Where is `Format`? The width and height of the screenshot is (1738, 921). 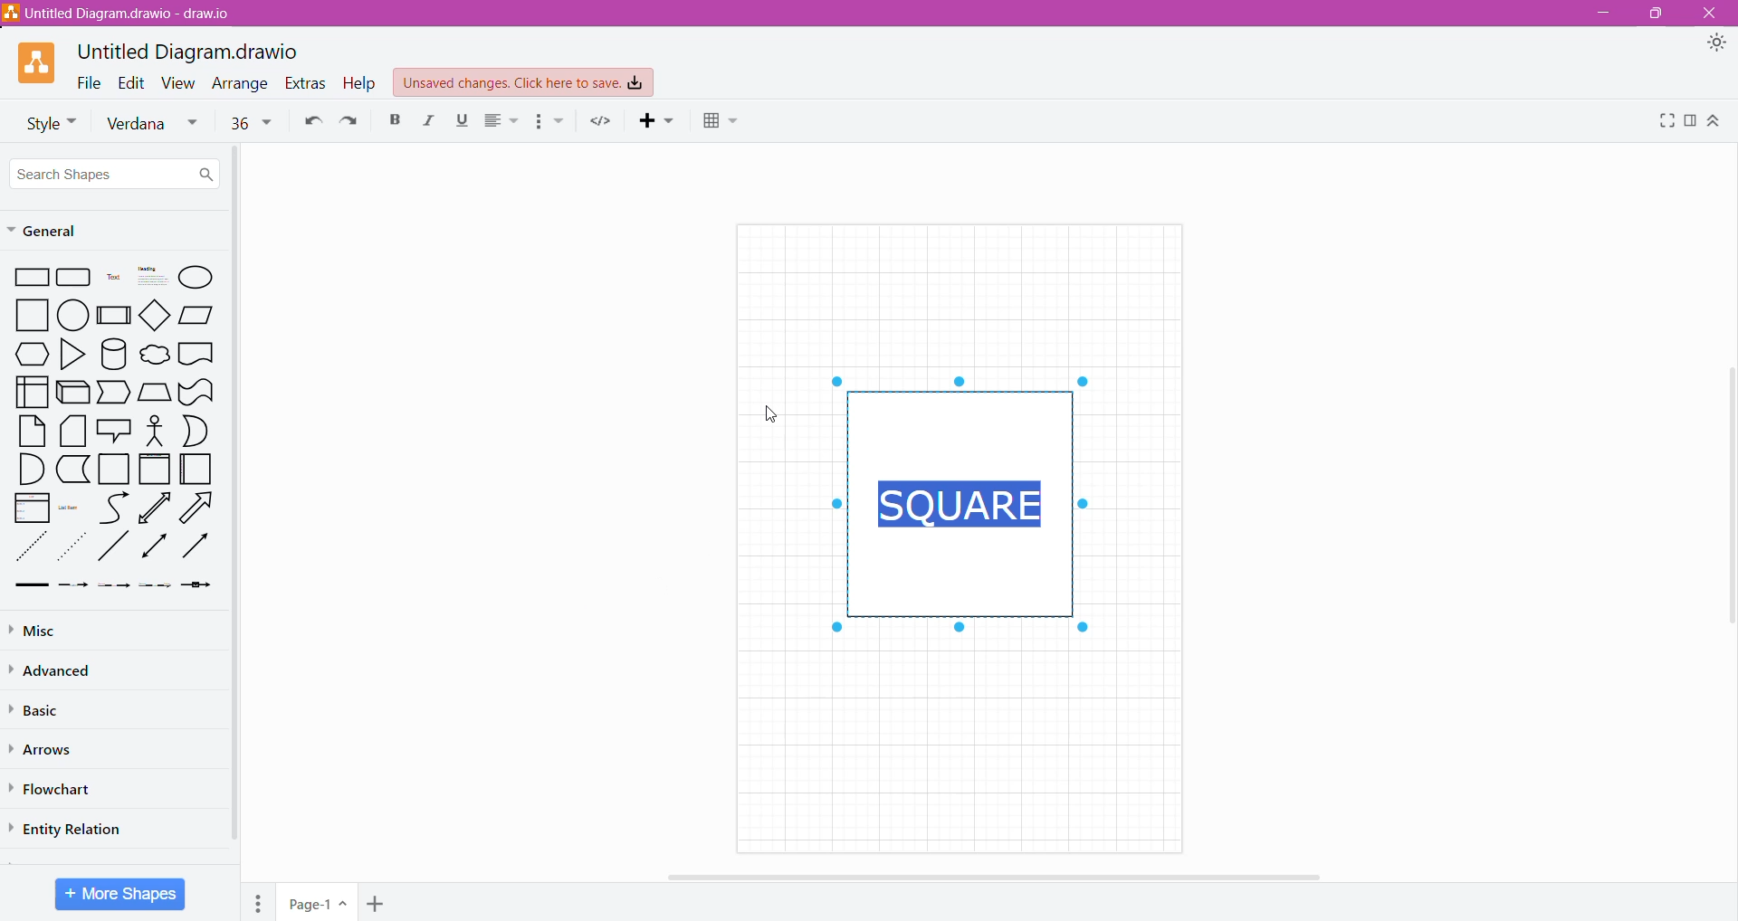 Format is located at coordinates (1693, 123).